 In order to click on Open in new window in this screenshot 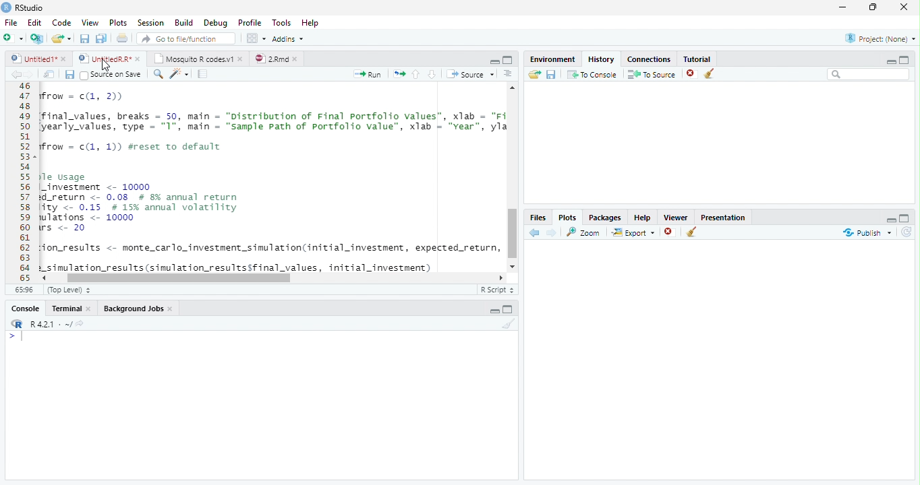, I will do `click(49, 74)`.